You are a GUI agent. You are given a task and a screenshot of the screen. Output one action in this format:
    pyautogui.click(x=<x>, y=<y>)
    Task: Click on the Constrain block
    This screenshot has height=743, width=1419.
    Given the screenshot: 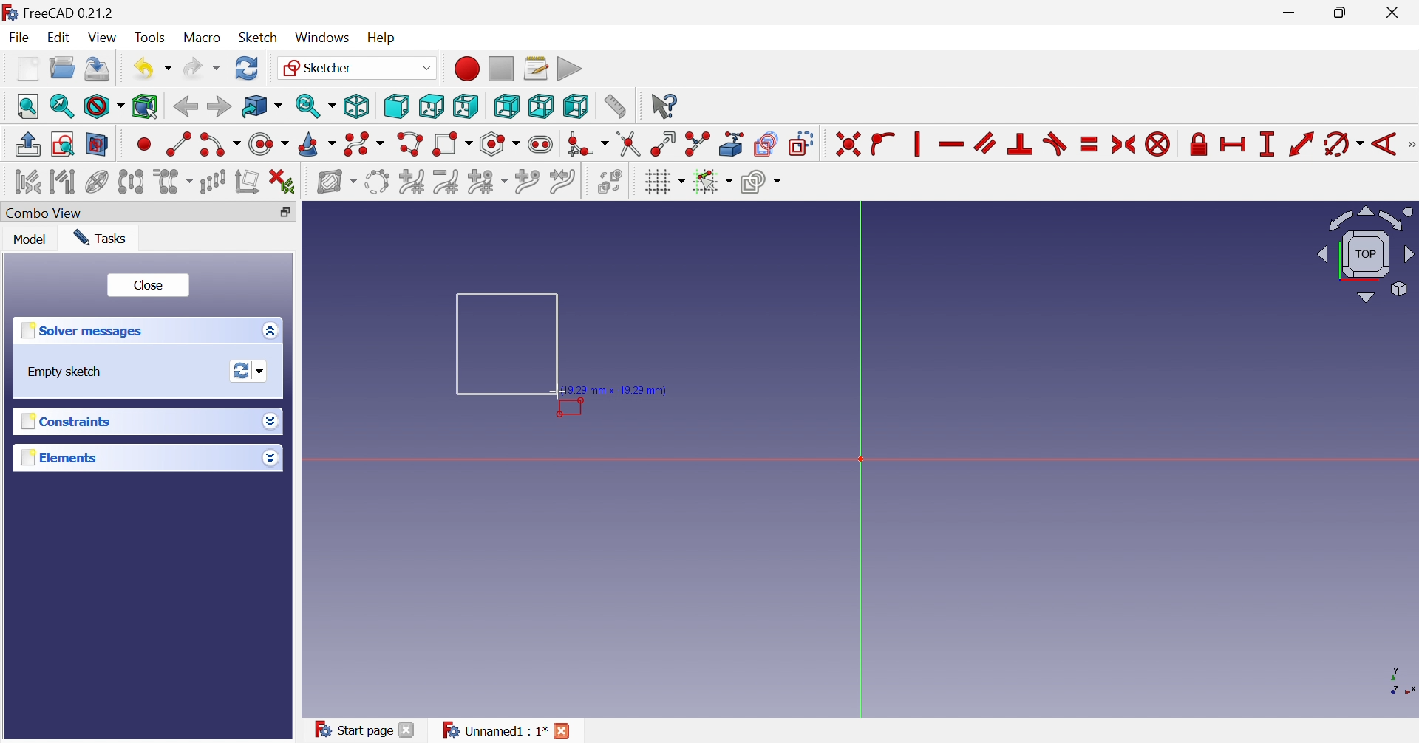 What is the action you would take?
    pyautogui.click(x=1157, y=144)
    